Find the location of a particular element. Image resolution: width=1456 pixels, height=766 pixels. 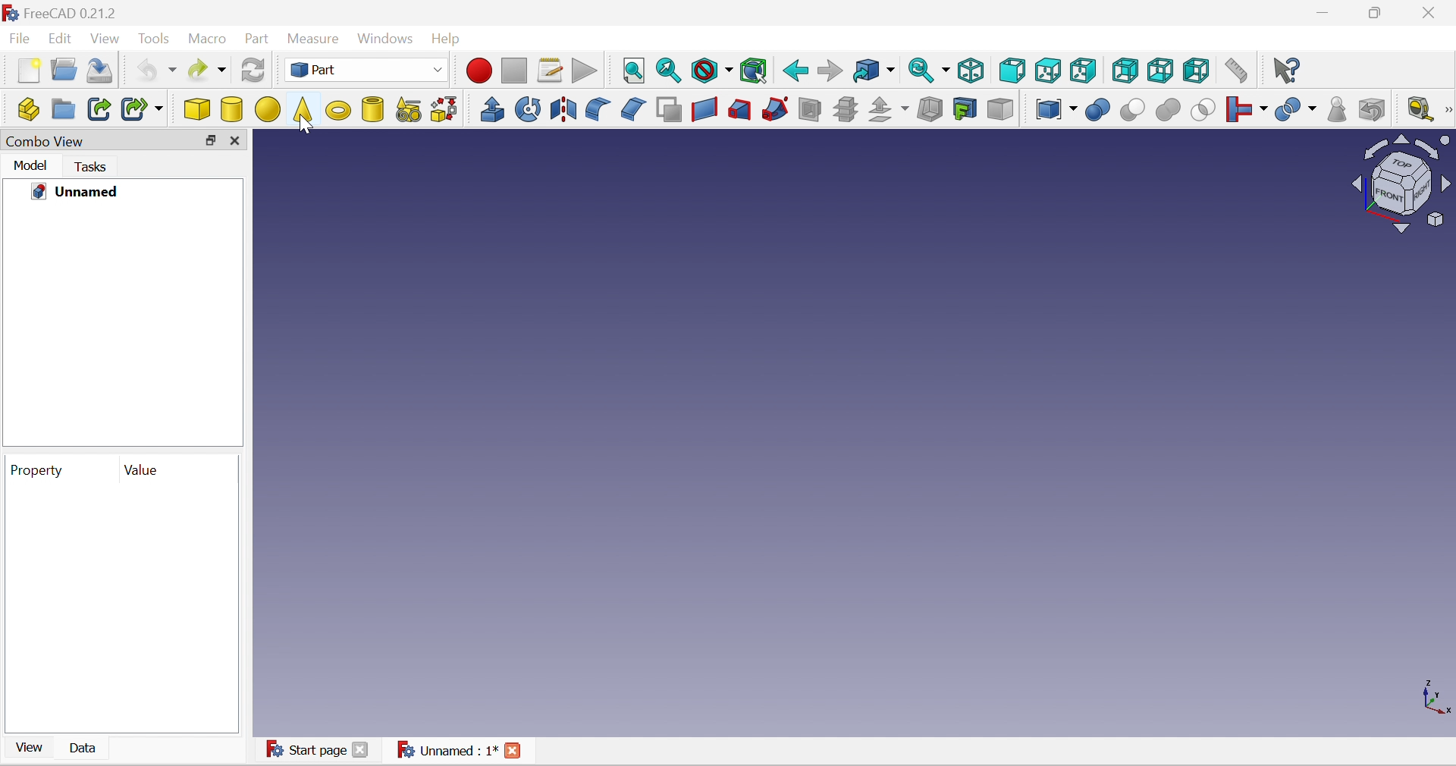

Combo view is located at coordinates (45, 140).